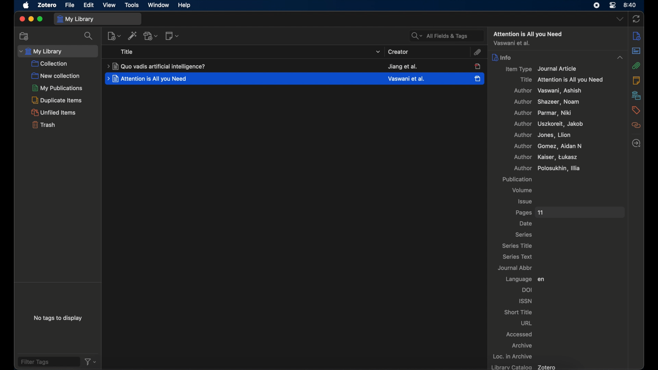  What do you see at coordinates (631, 5) in the screenshot?
I see `time` at bounding box center [631, 5].